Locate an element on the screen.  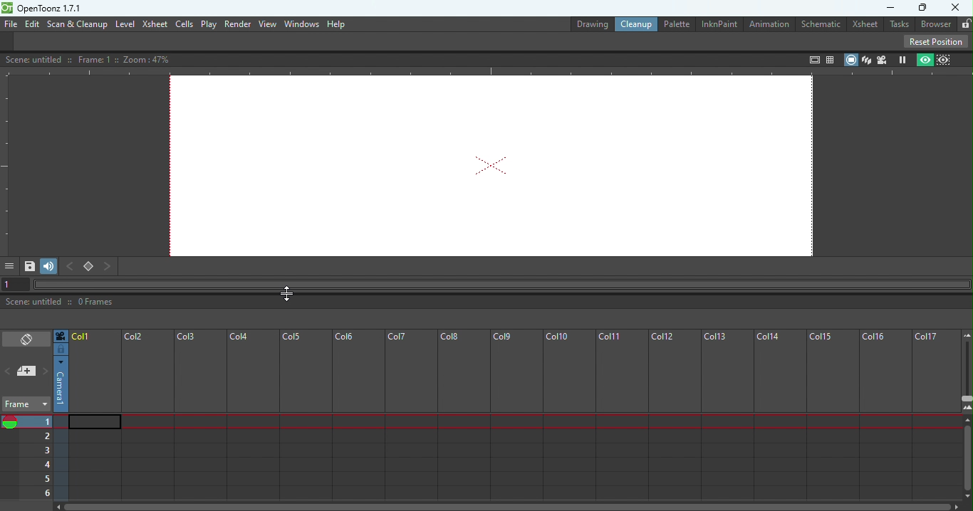
Soundtrack is located at coordinates (48, 266).